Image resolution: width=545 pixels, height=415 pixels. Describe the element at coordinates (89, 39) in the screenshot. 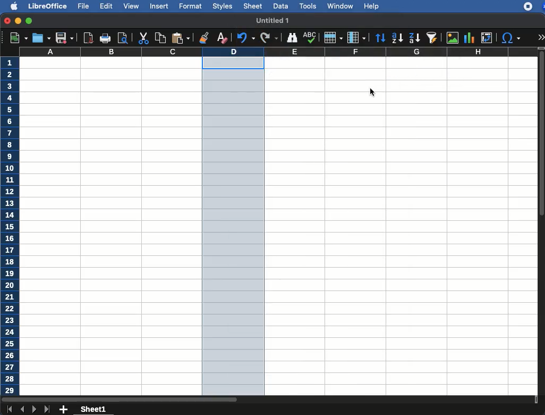

I see `pdf view` at that location.